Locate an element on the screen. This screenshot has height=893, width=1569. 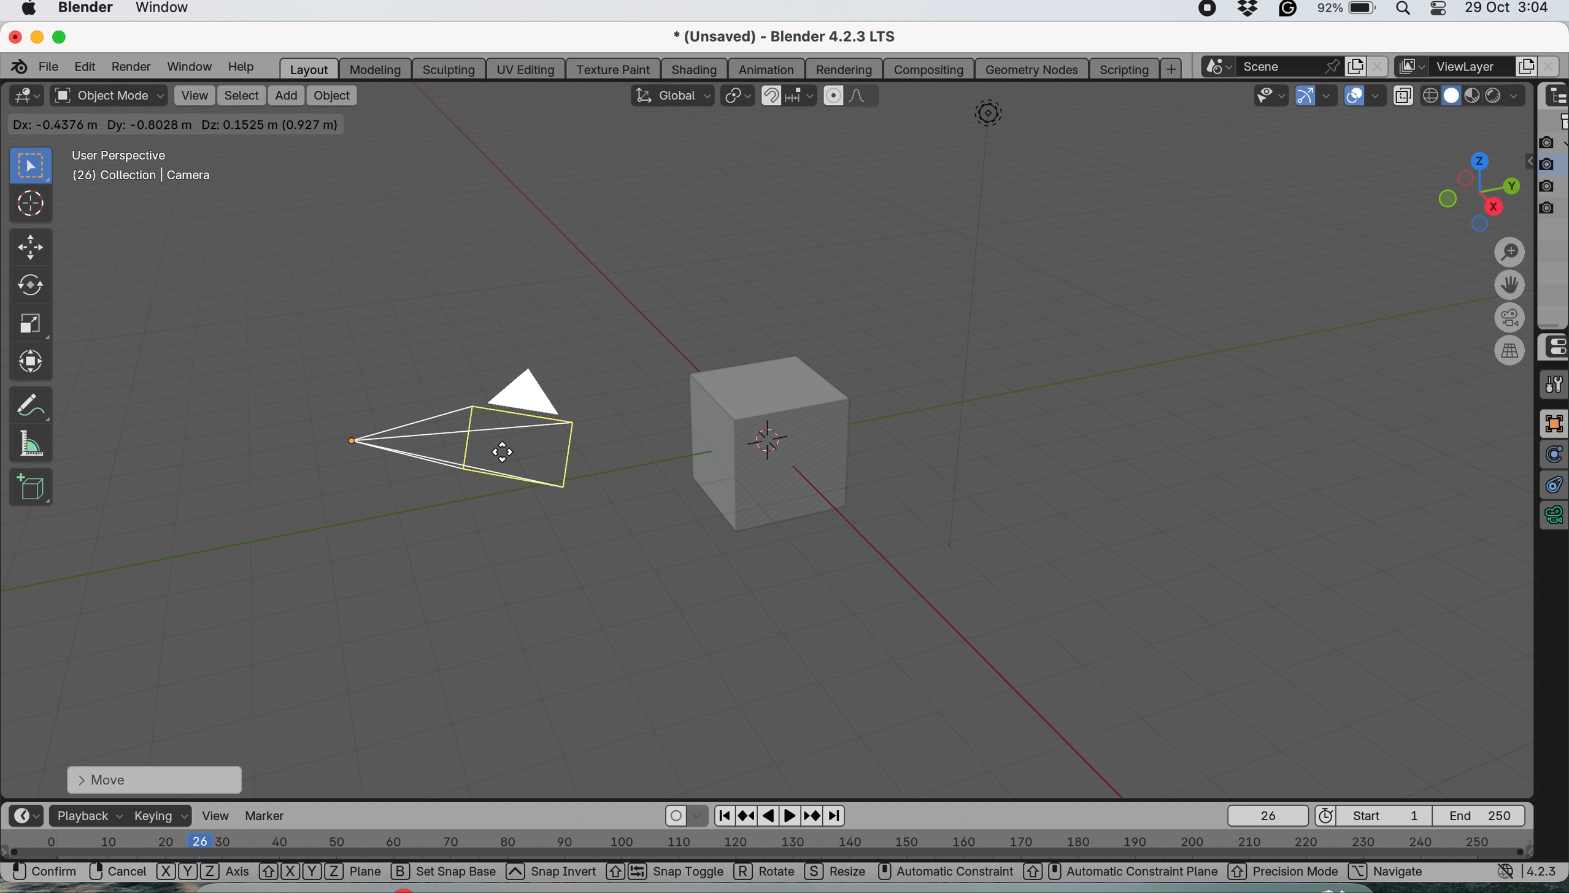
modeling is located at coordinates (373, 68).